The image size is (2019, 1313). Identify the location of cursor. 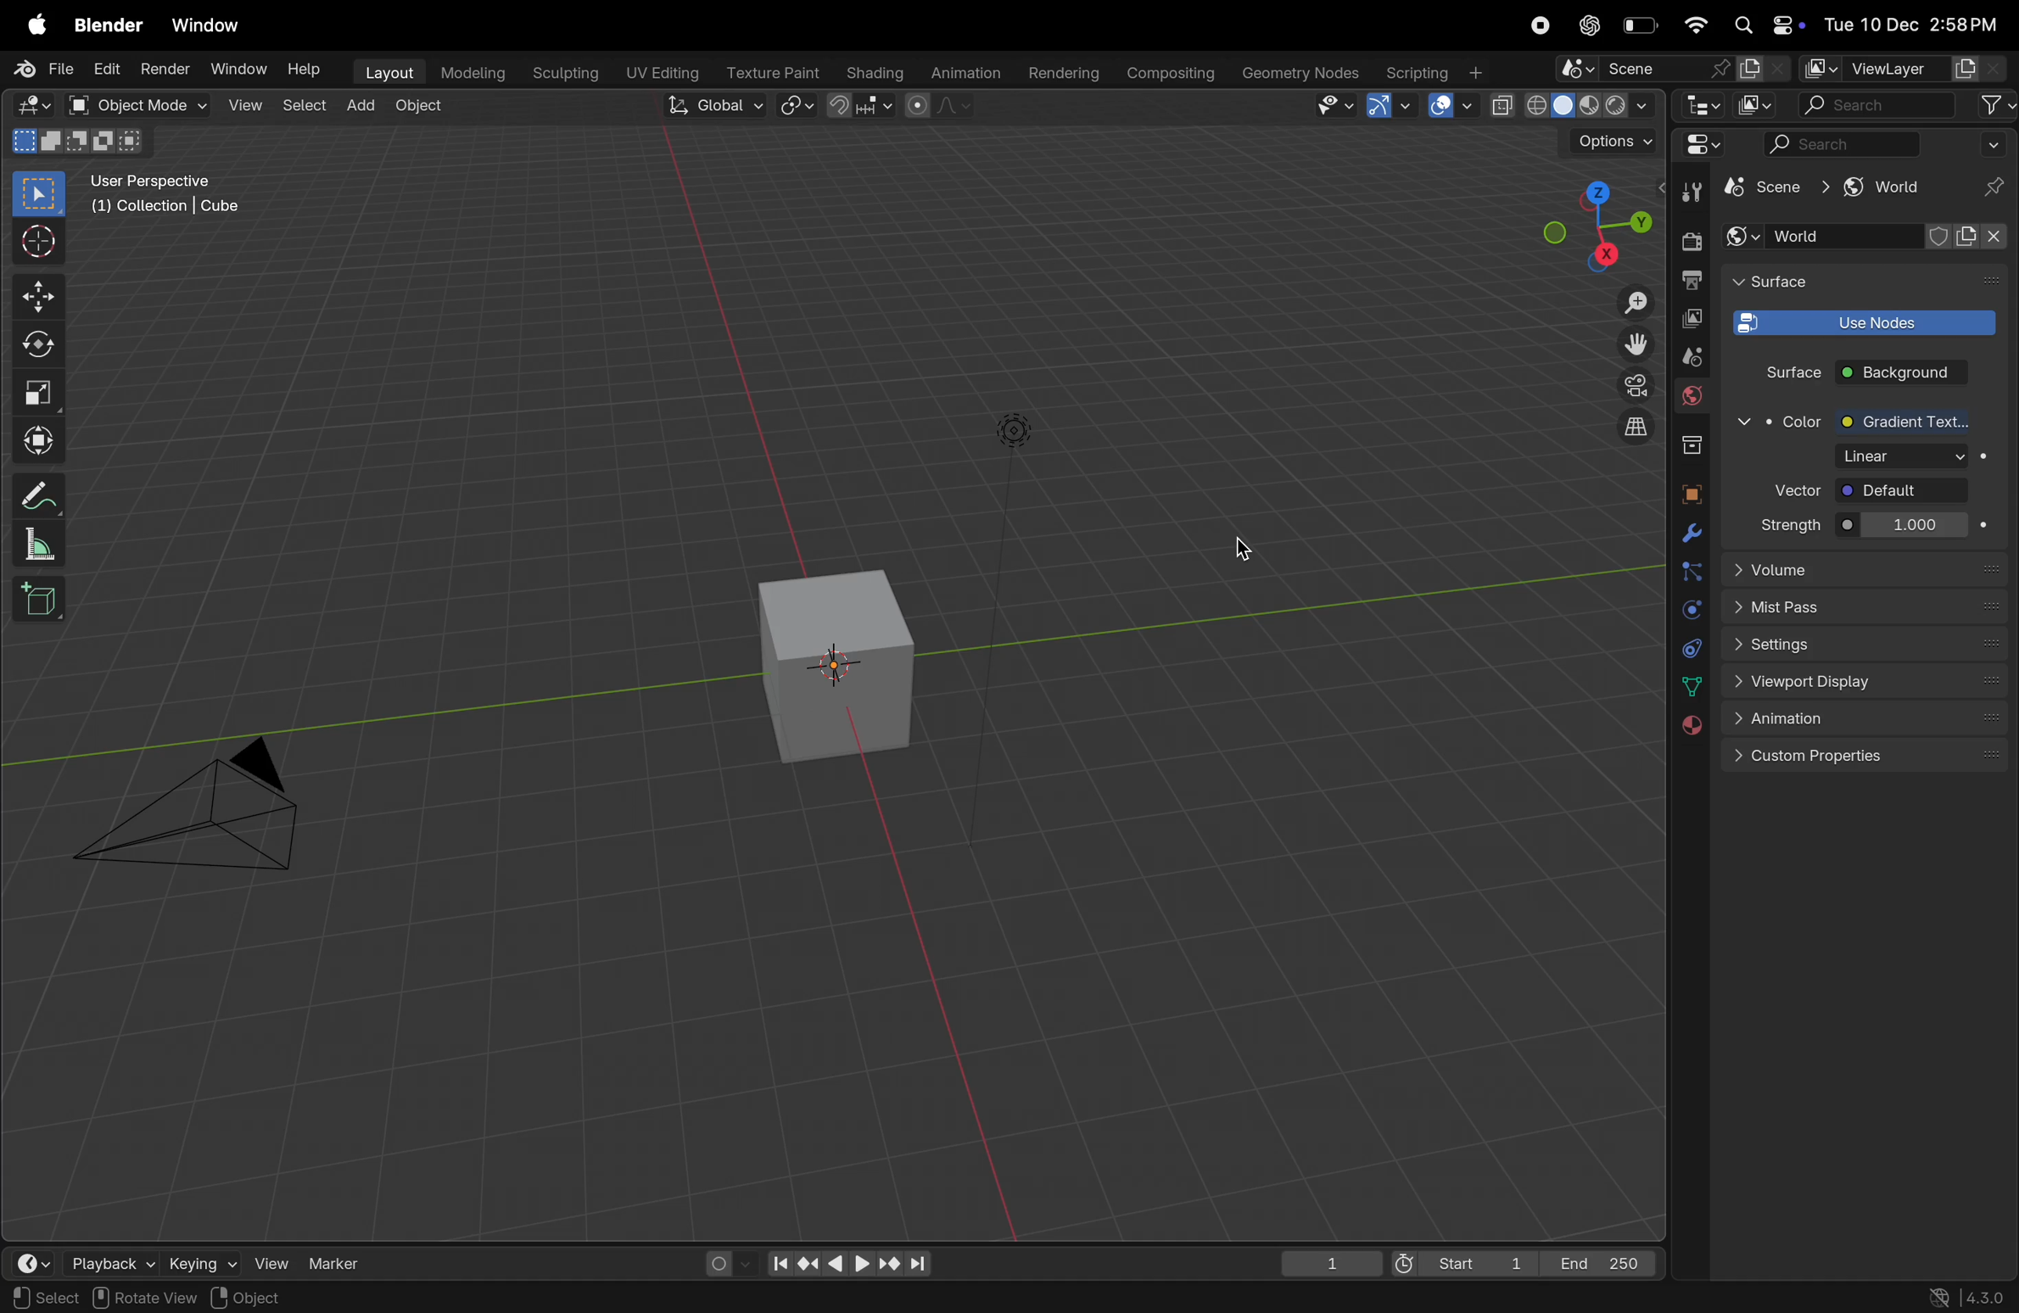
(40, 240).